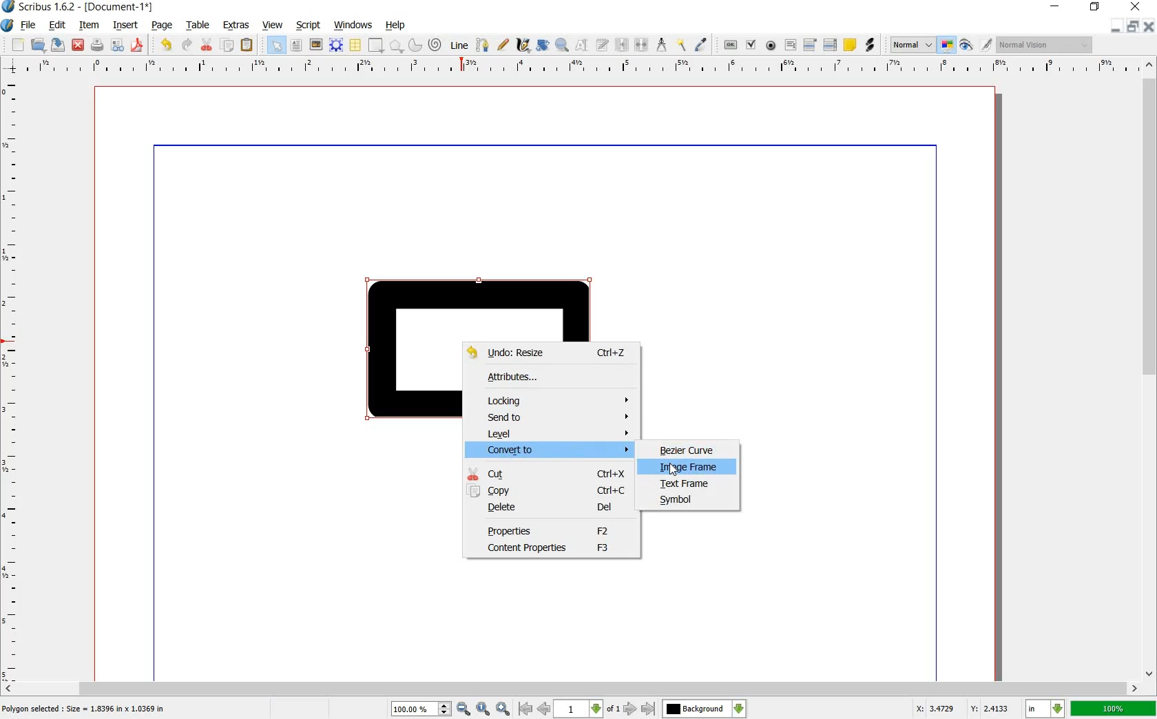 Image resolution: width=1157 pixels, height=719 pixels. Describe the element at coordinates (138, 46) in the screenshot. I see `save as pdf` at that location.